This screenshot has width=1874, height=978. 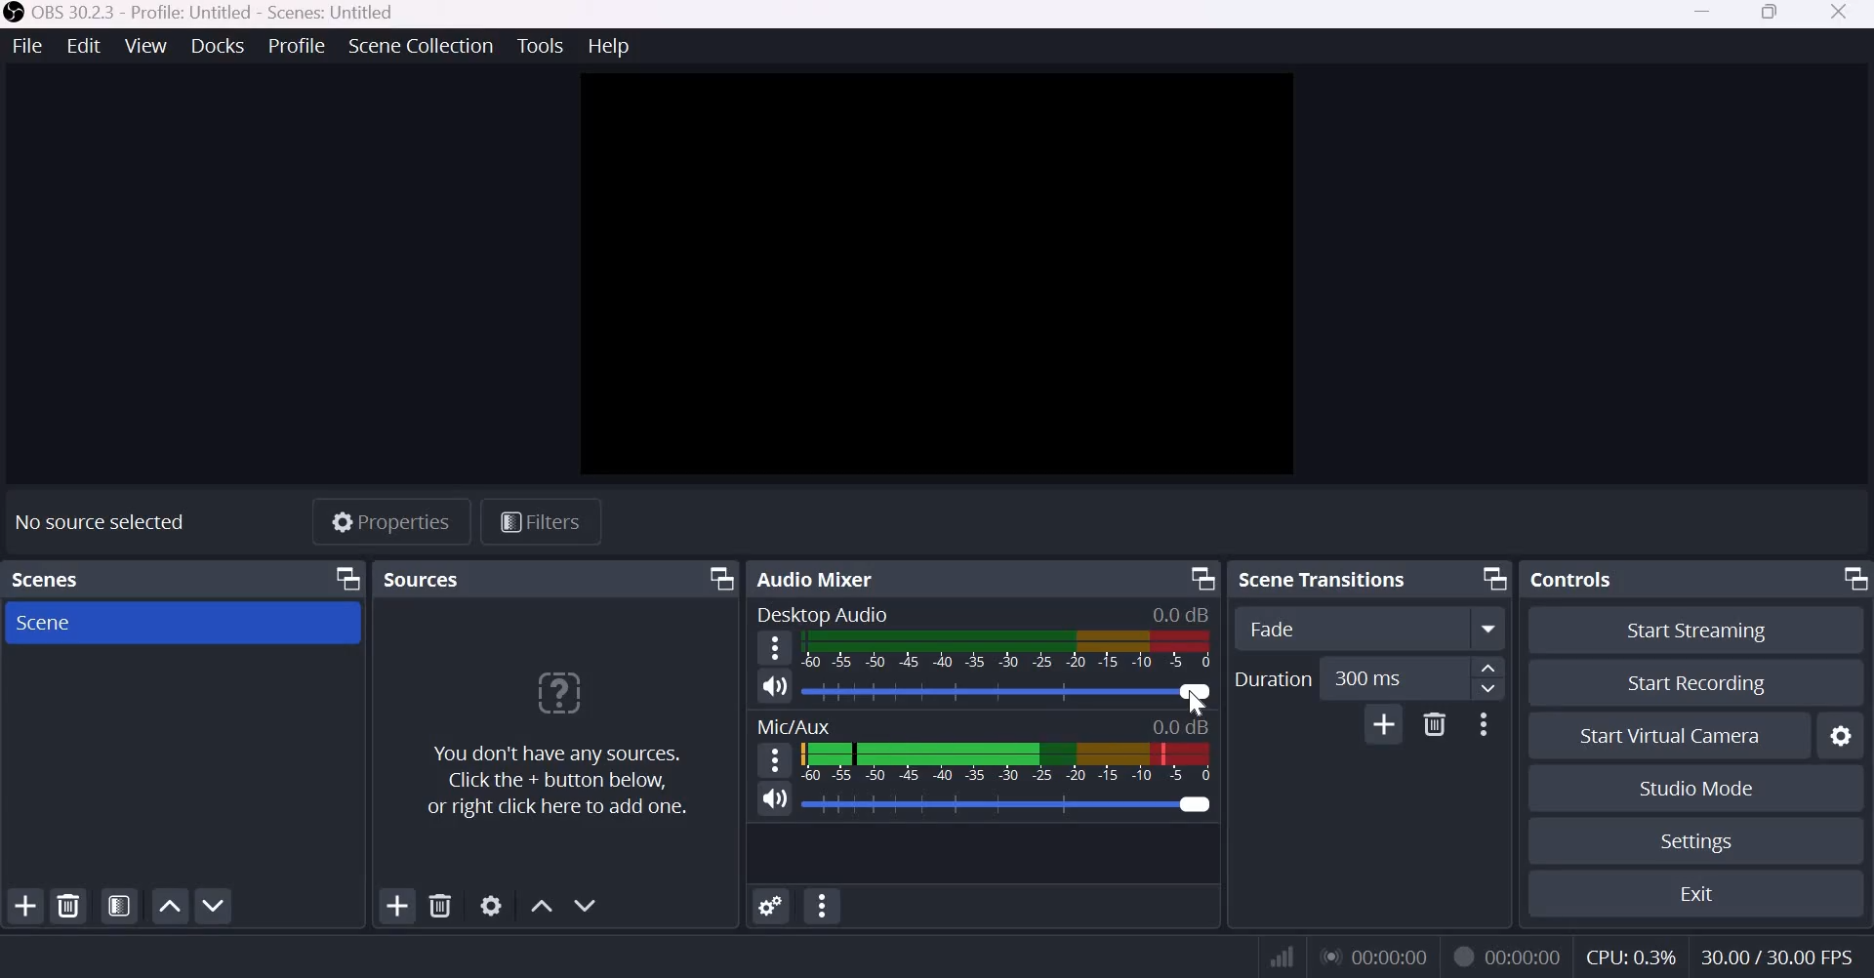 What do you see at coordinates (29, 47) in the screenshot?
I see `File` at bounding box center [29, 47].